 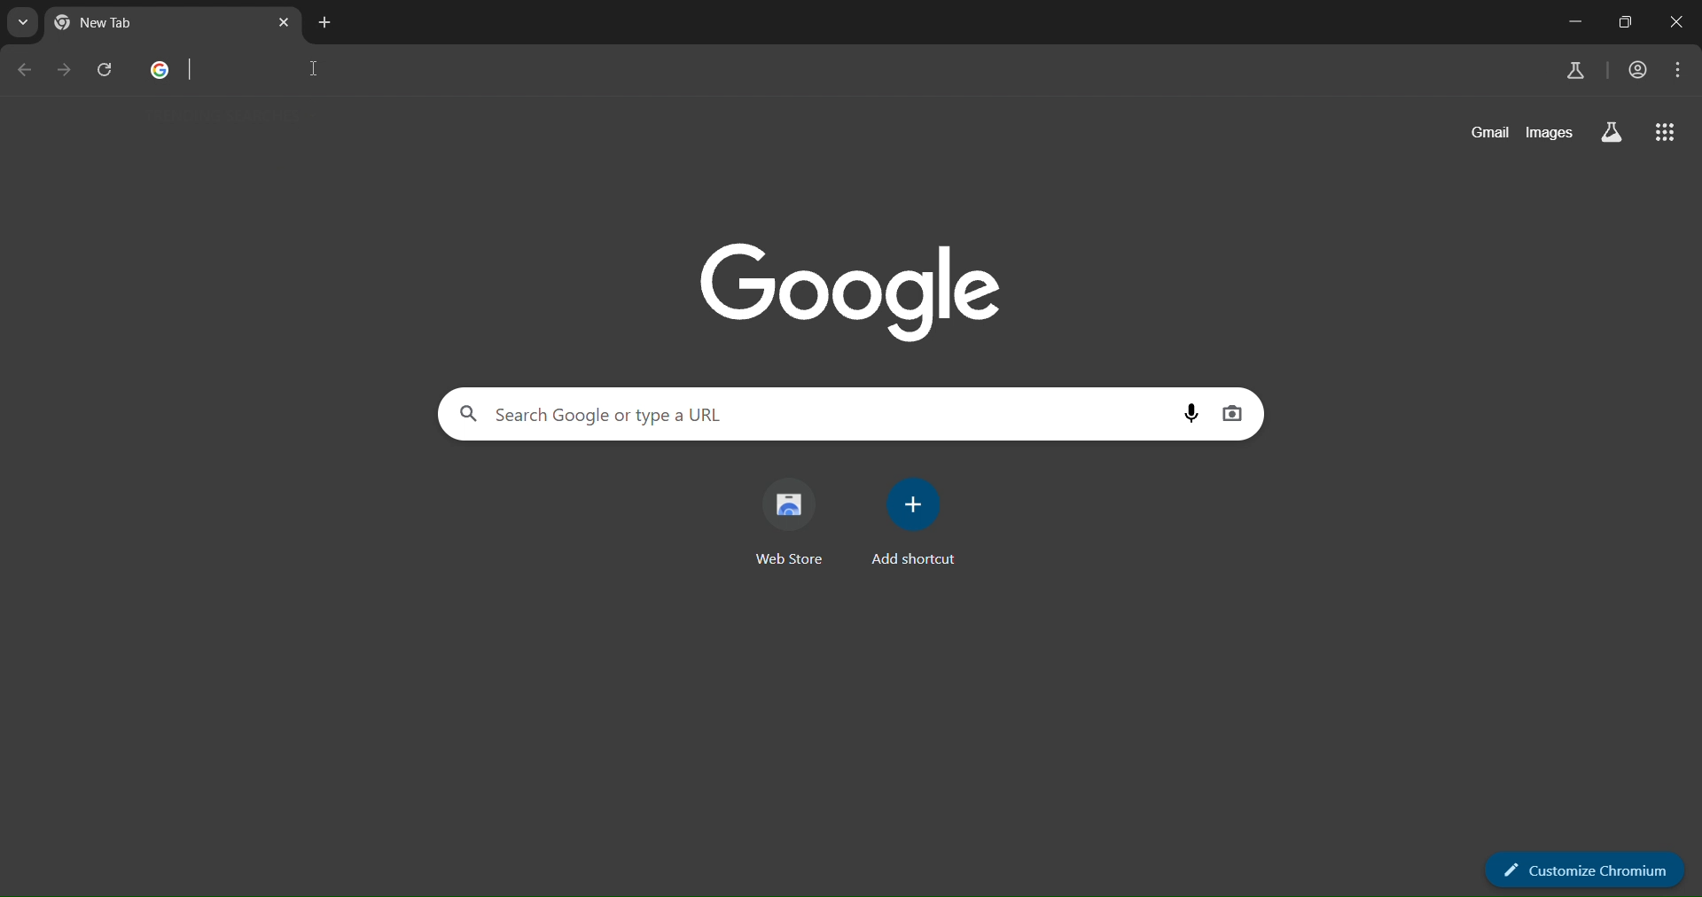 What do you see at coordinates (326, 22) in the screenshot?
I see `new tab` at bounding box center [326, 22].